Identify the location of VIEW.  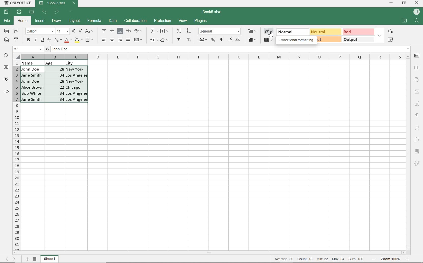
(183, 20).